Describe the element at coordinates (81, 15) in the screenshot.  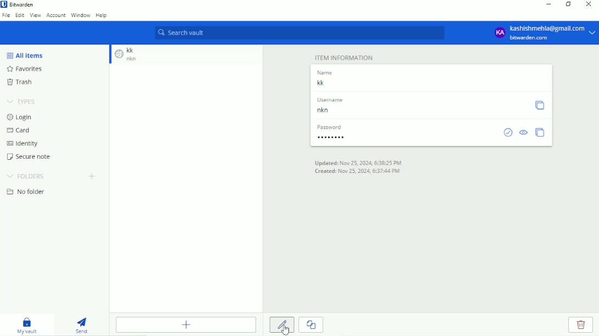
I see `Window` at that location.